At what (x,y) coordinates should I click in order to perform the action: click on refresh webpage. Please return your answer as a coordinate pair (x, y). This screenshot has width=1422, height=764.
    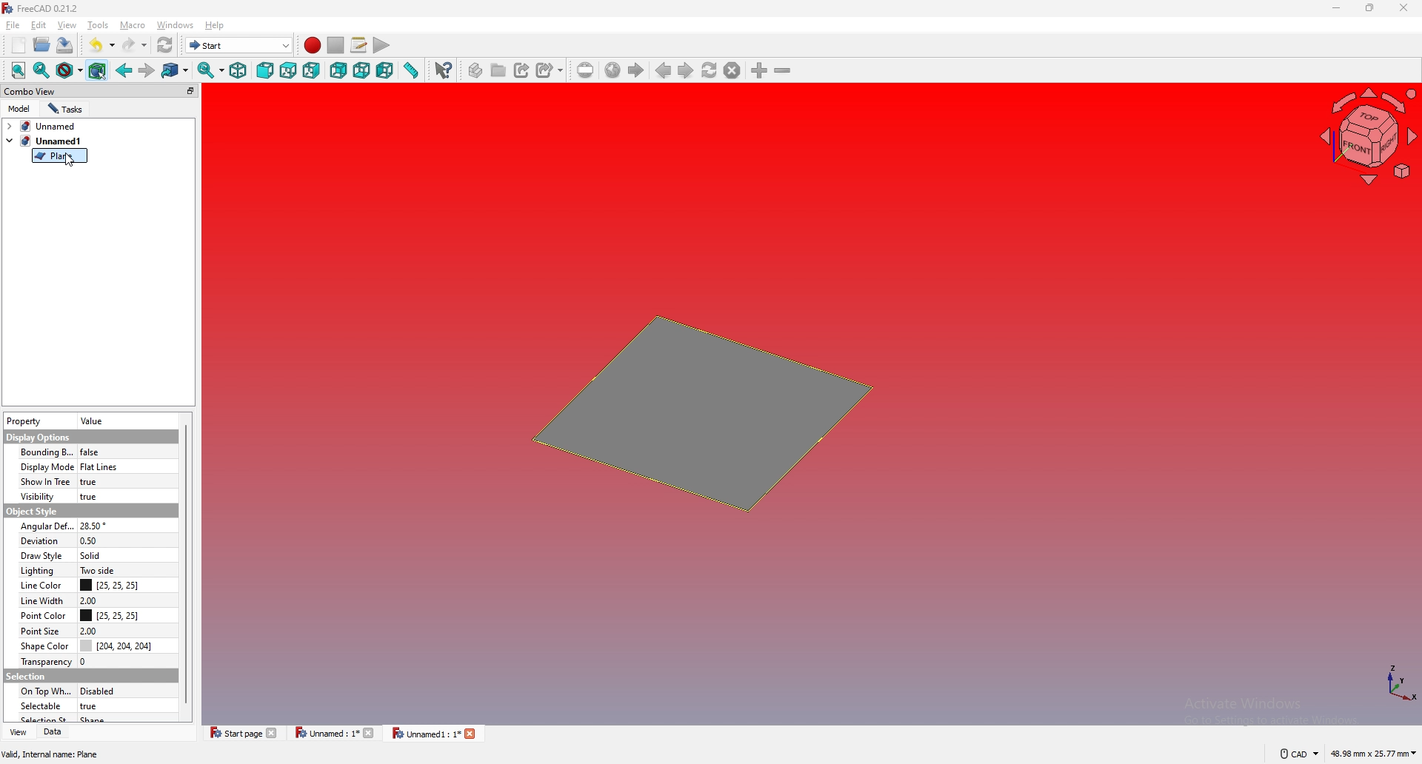
    Looking at the image, I should click on (710, 70).